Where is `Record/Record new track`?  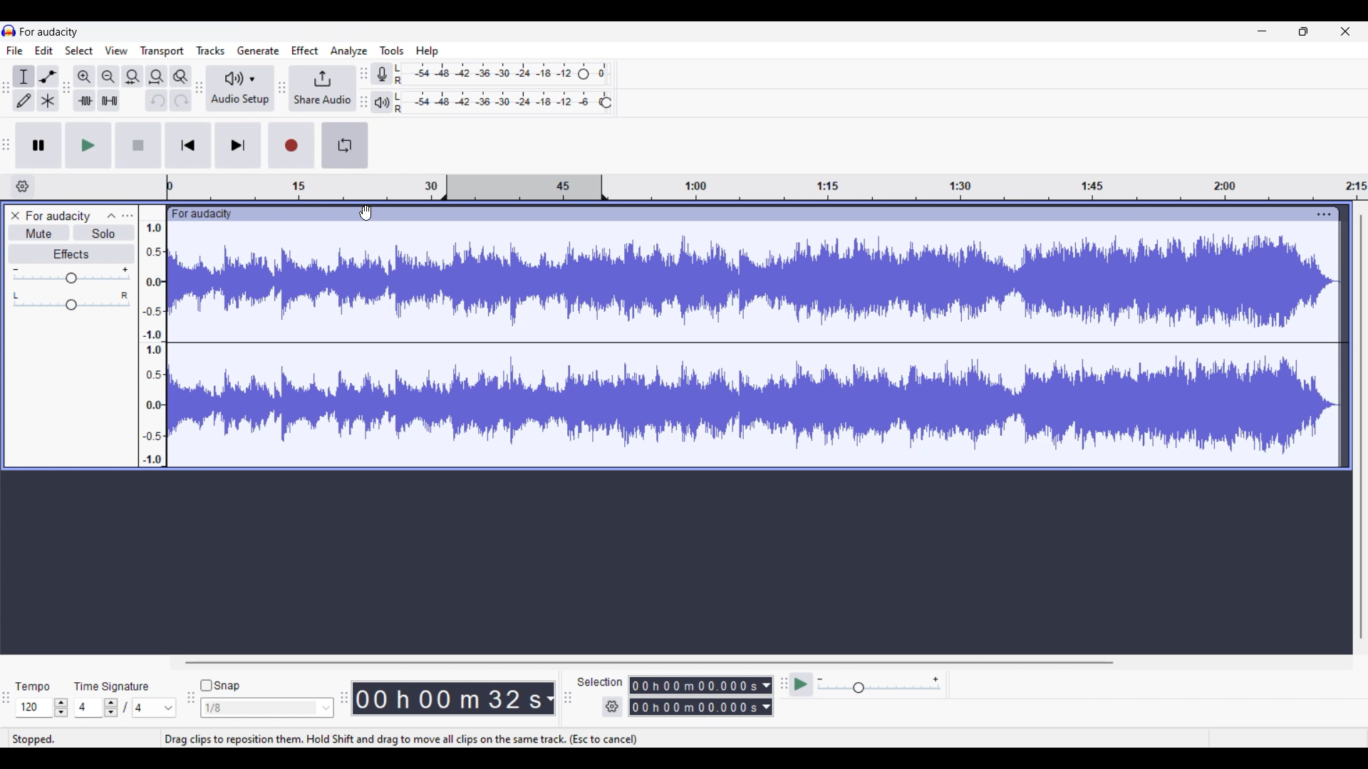
Record/Record new track is located at coordinates (291, 145).